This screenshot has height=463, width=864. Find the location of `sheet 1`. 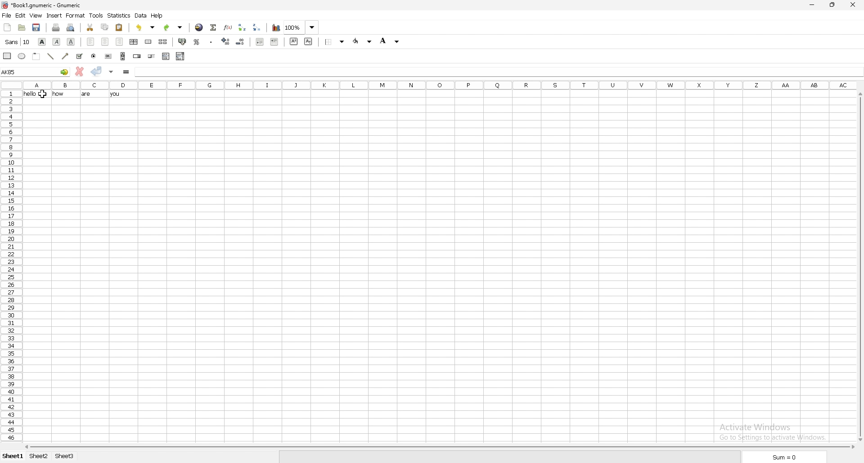

sheet 1 is located at coordinates (12, 457).